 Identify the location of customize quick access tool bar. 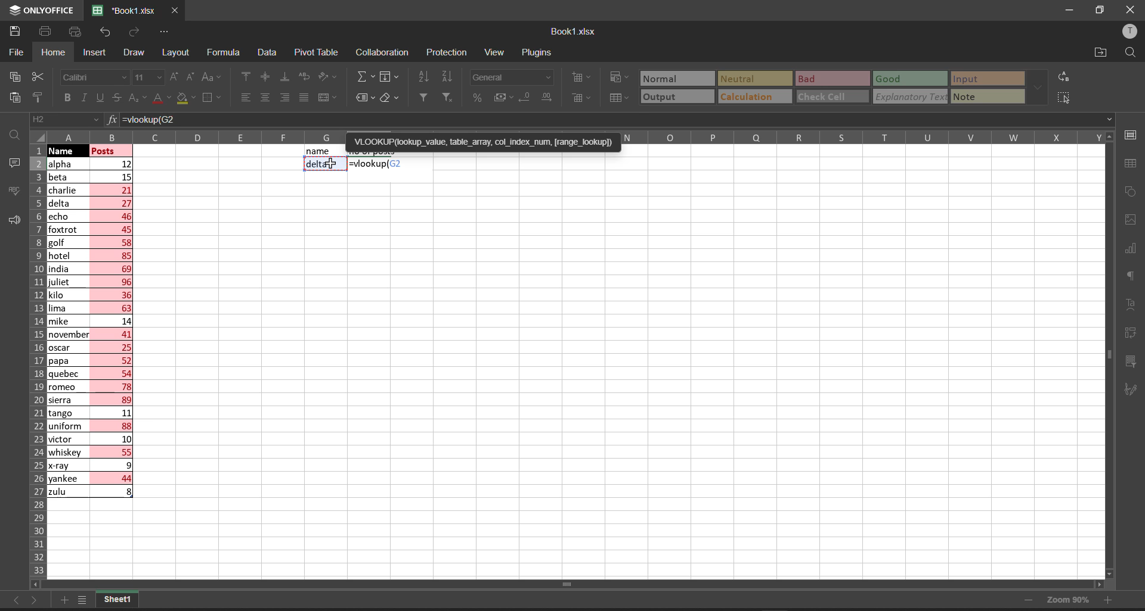
(165, 30).